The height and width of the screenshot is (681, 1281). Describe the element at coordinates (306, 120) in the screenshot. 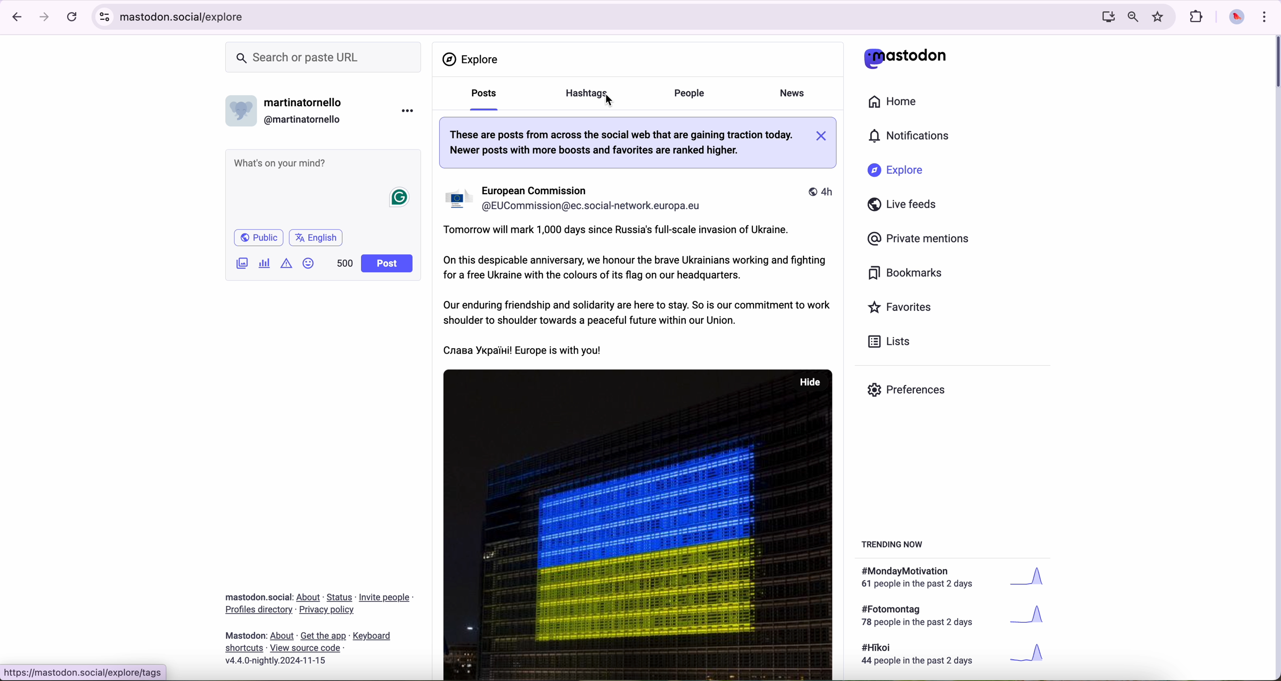

I see `user id` at that location.